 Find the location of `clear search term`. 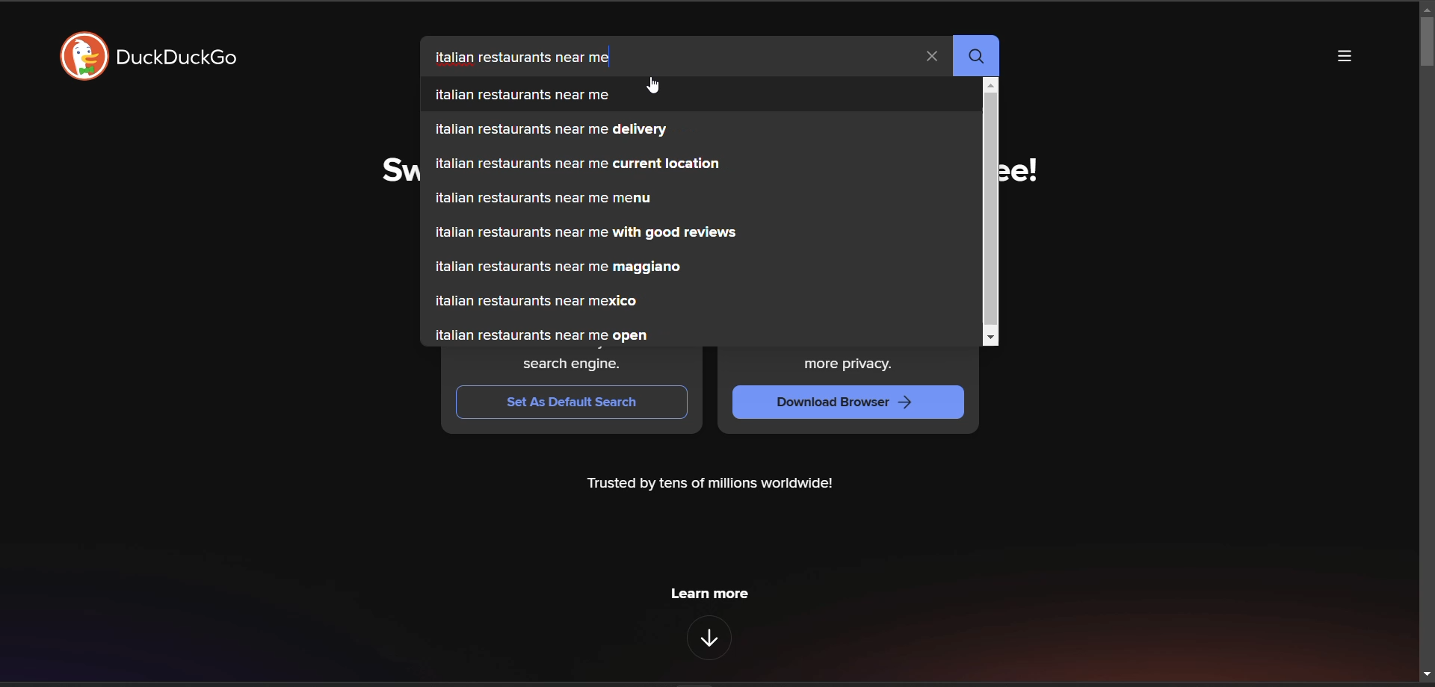

clear search term is located at coordinates (932, 56).